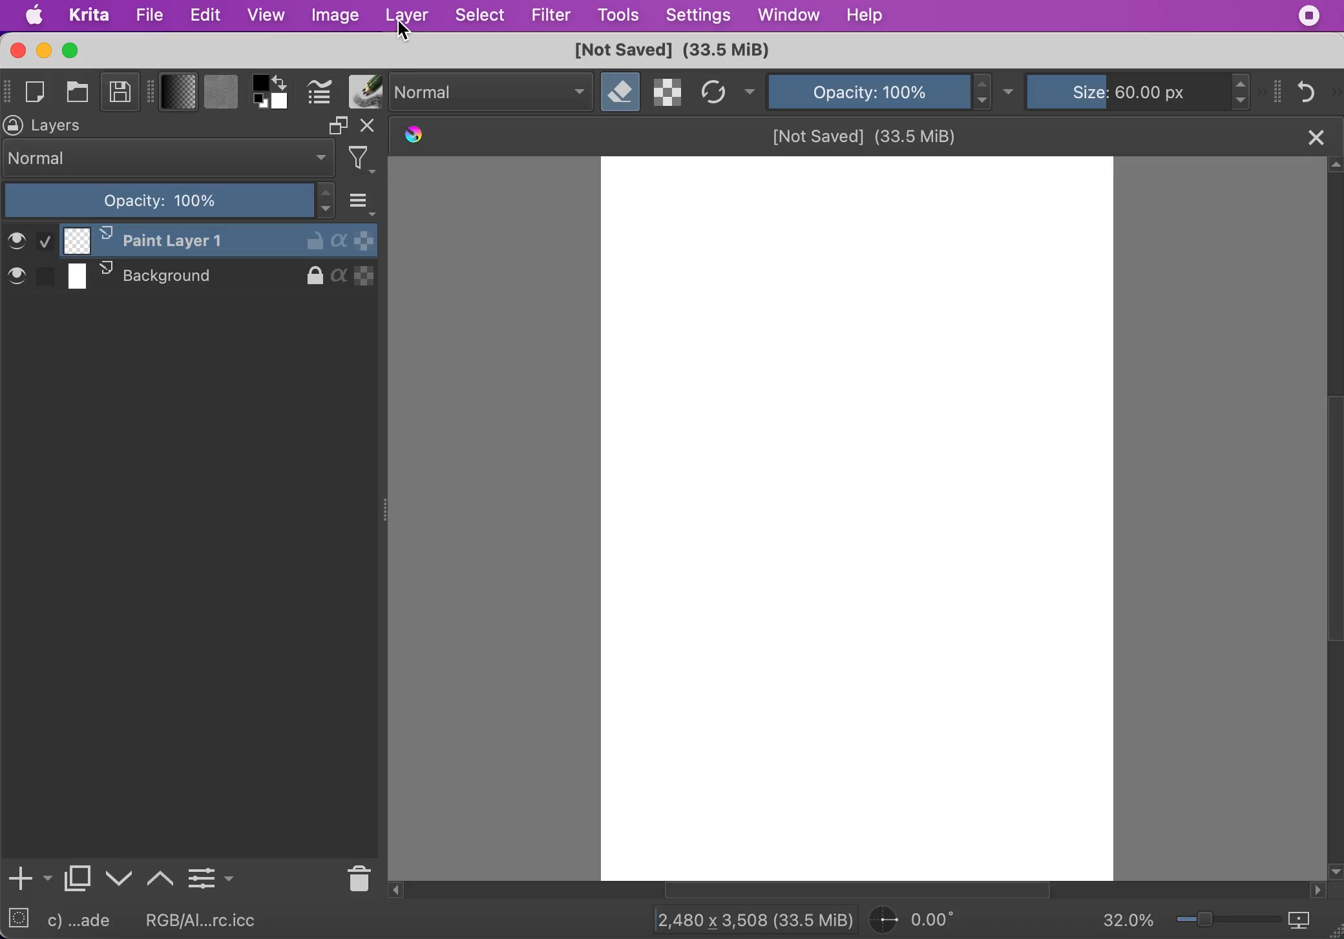  What do you see at coordinates (149, 15) in the screenshot?
I see `file` at bounding box center [149, 15].